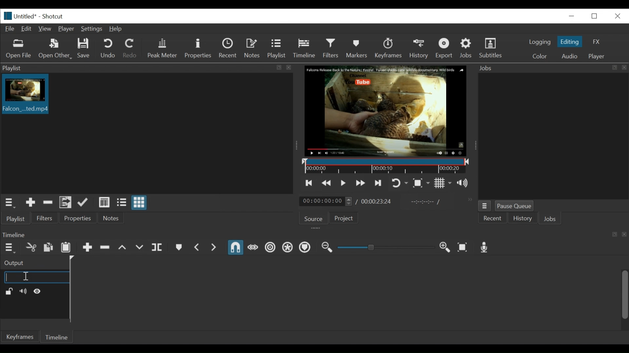 The width and height of the screenshot is (629, 353). What do you see at coordinates (19, 15) in the screenshot?
I see `File name` at bounding box center [19, 15].